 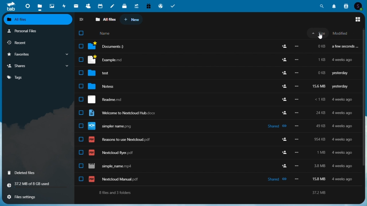 I want to click on name, so click(x=106, y=33).